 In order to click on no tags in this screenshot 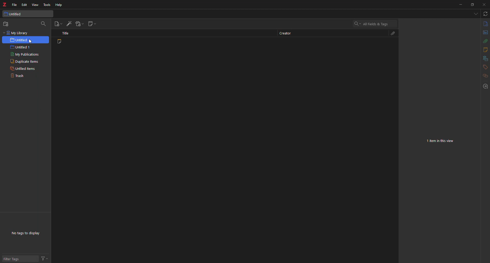, I will do `click(28, 232)`.